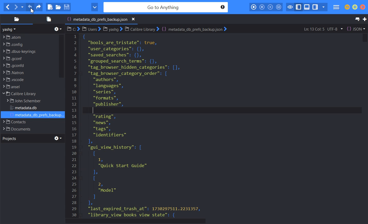 This screenshot has height=224, width=368. Describe the element at coordinates (299, 7) in the screenshot. I see `Show/ Hide left pane` at that location.